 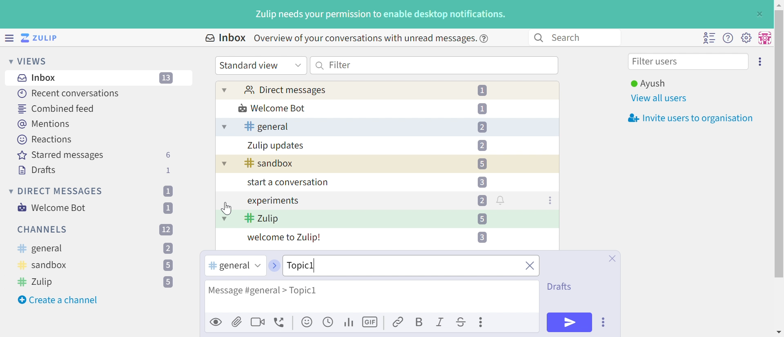 What do you see at coordinates (286, 183) in the screenshot?
I see `start a conversation` at bounding box center [286, 183].